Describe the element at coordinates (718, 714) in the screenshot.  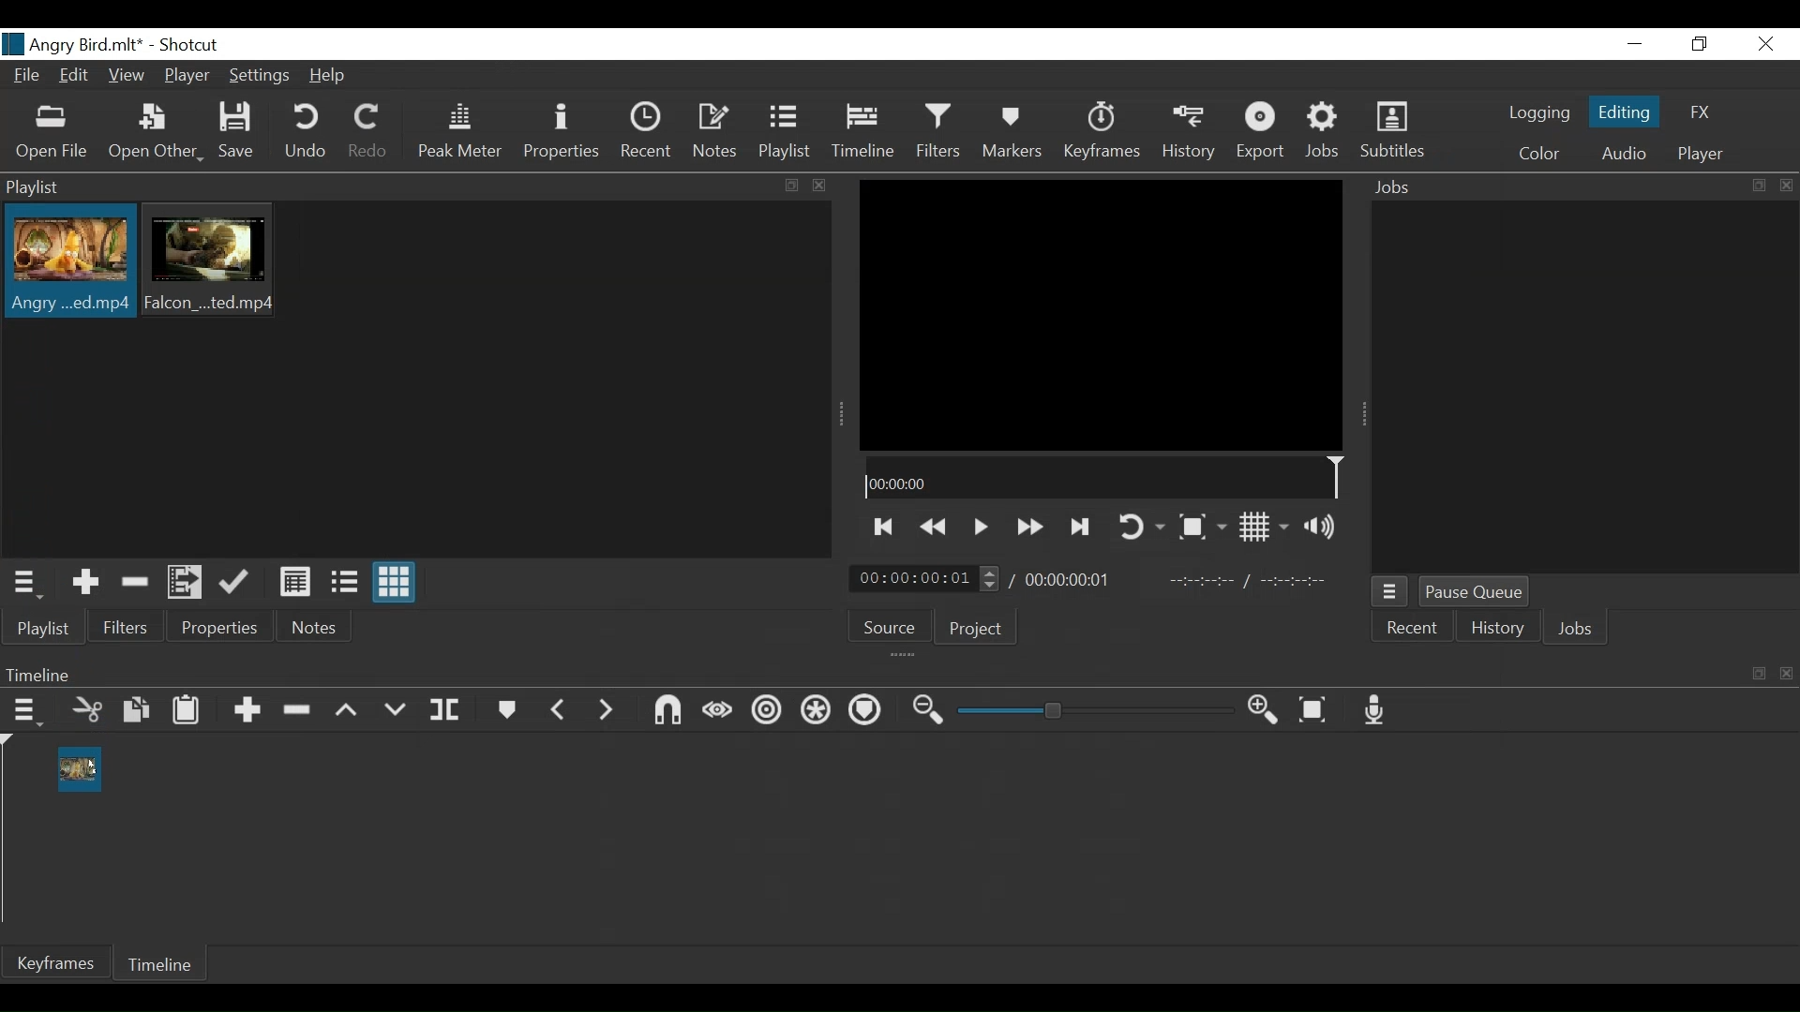
I see `Scrub while dragging` at that location.